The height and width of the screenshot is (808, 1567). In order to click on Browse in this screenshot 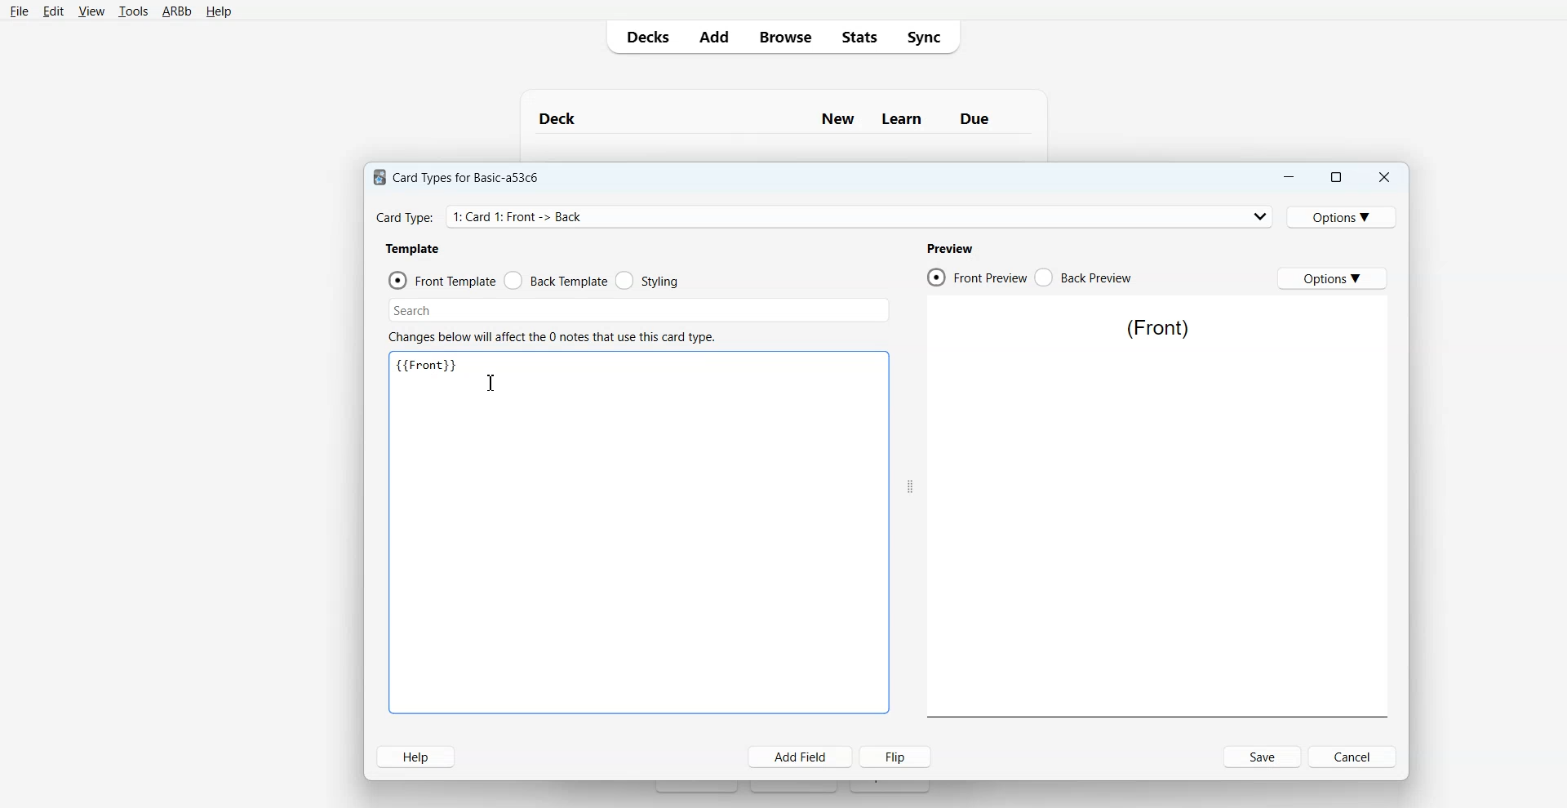, I will do `click(784, 36)`.